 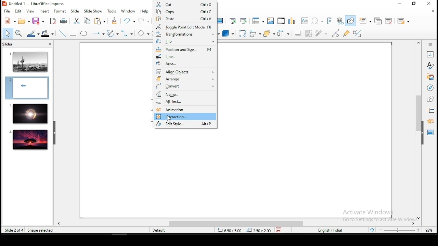 I want to click on flip, so click(x=185, y=41).